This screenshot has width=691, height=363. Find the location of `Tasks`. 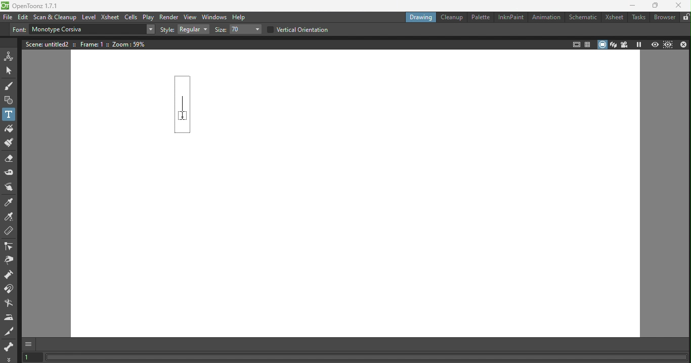

Tasks is located at coordinates (639, 18).